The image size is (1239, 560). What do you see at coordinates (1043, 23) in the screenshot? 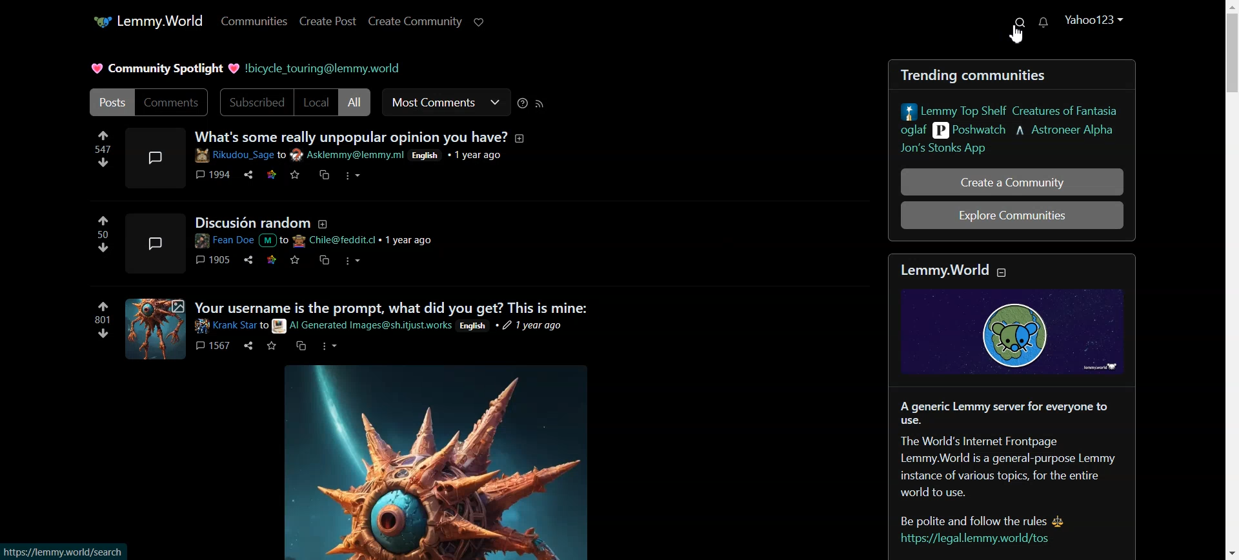
I see `Unread Message` at bounding box center [1043, 23].